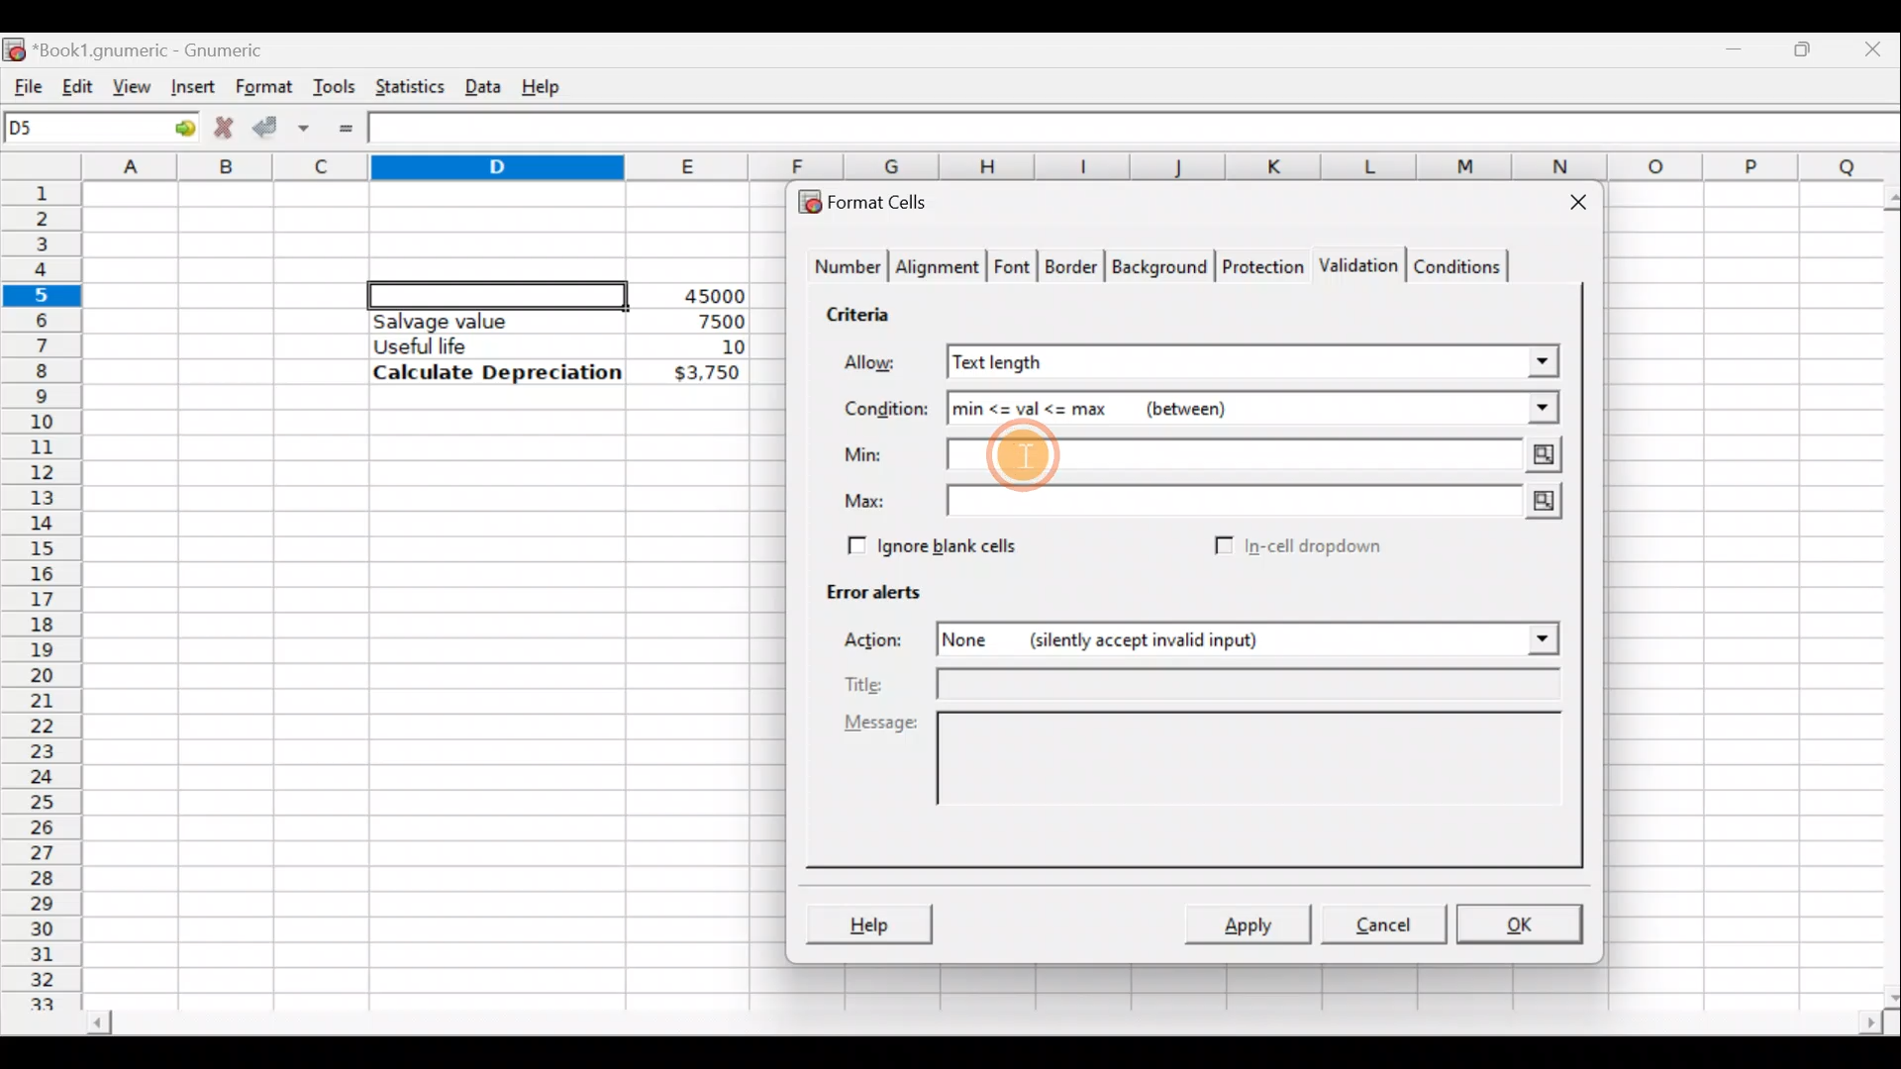 Image resolution: width=1901 pixels, height=1069 pixels. What do you see at coordinates (1158, 265) in the screenshot?
I see `Background` at bounding box center [1158, 265].